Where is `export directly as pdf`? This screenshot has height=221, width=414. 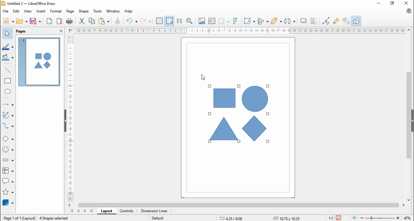 export directly as pdf is located at coordinates (59, 21).